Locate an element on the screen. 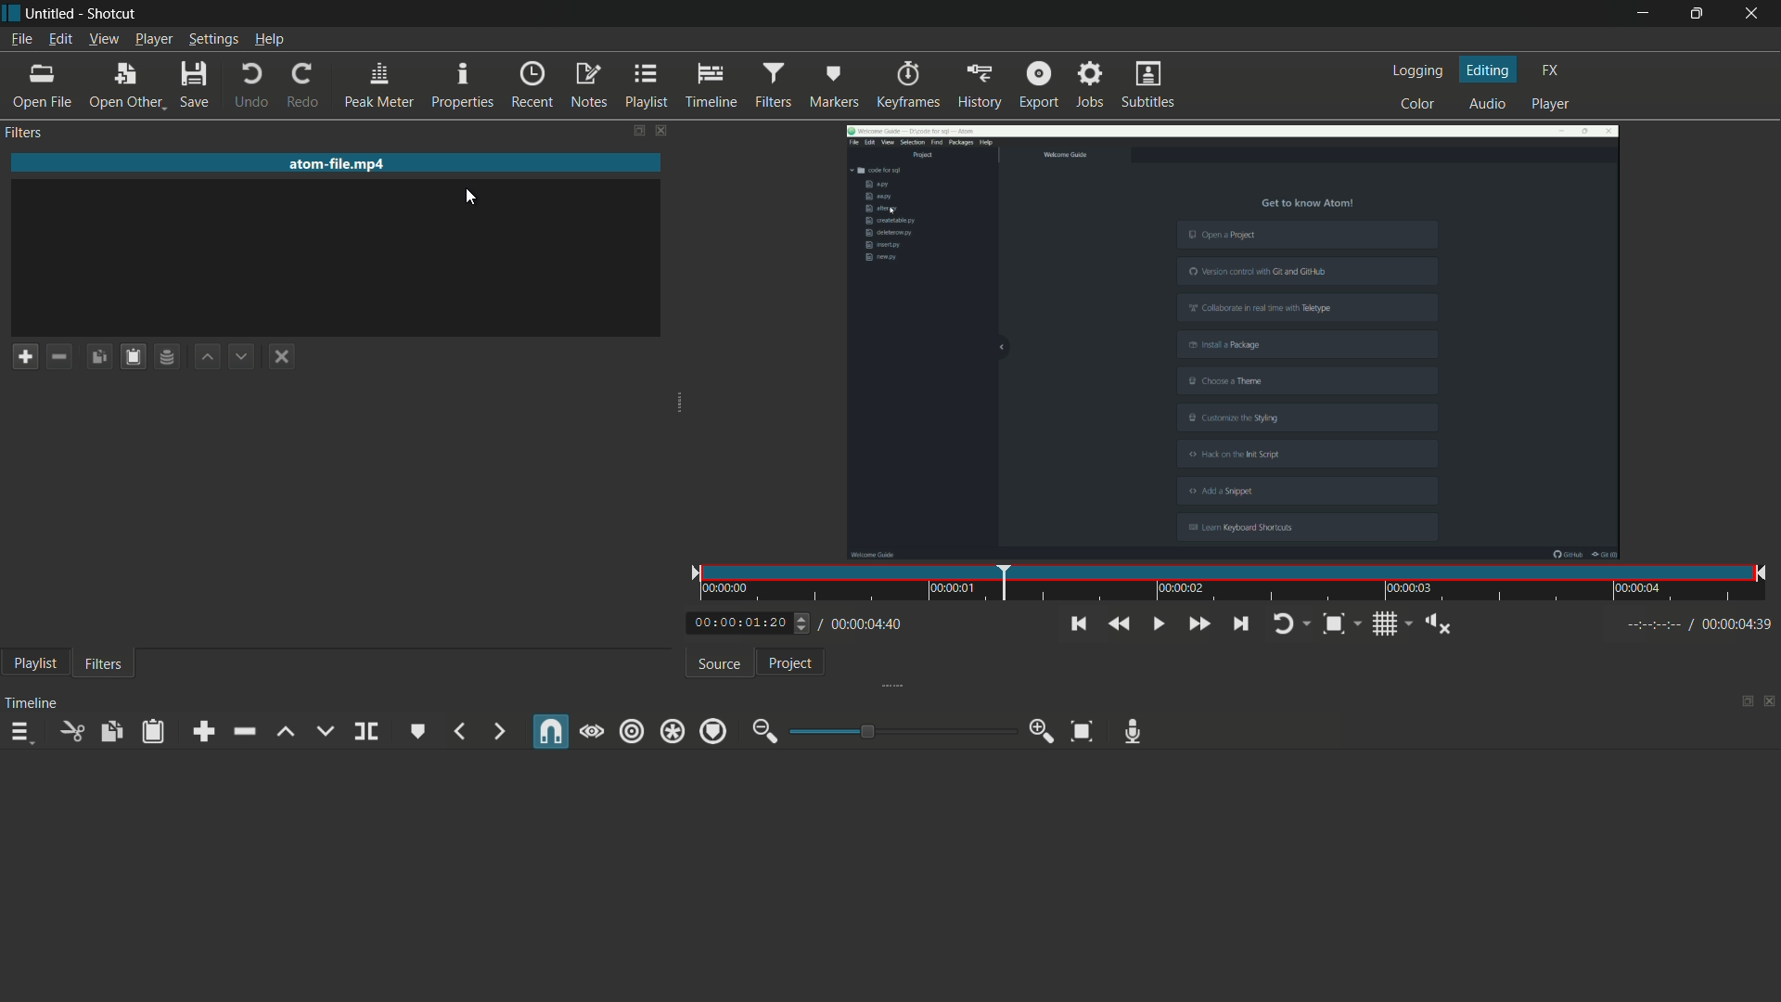  adjustment bar is located at coordinates (903, 730).